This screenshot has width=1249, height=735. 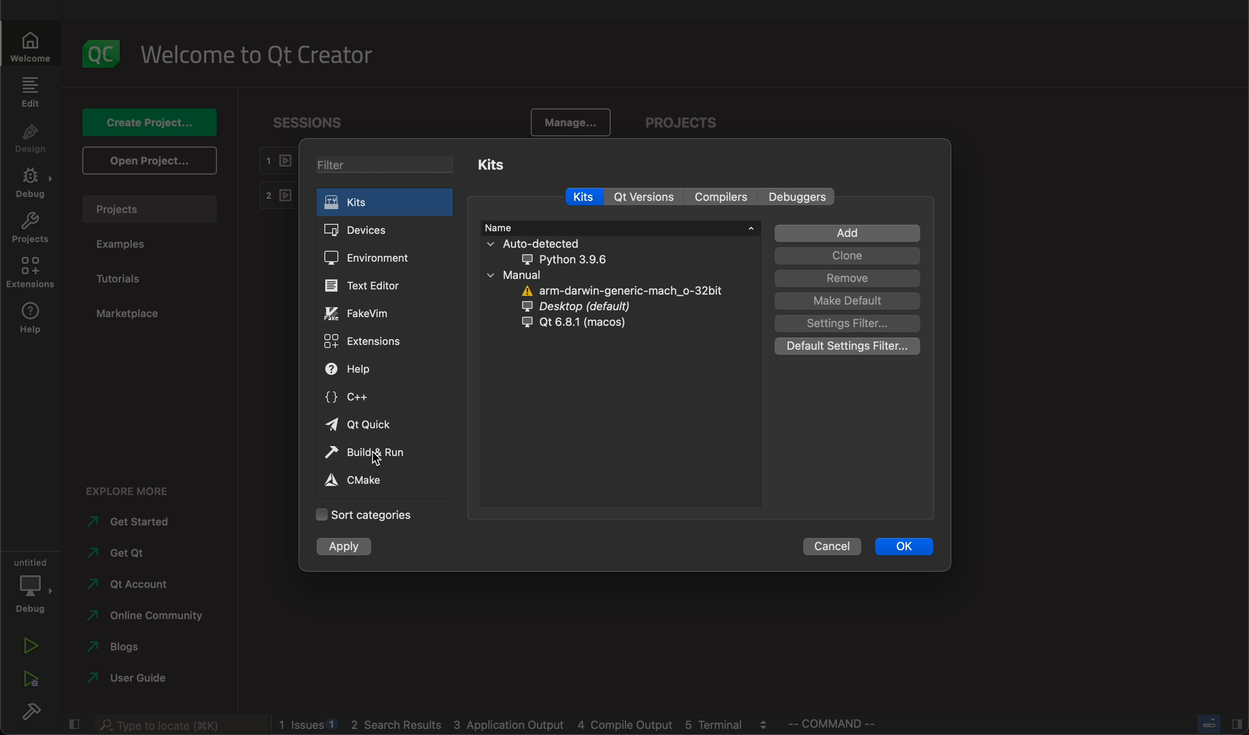 What do you see at coordinates (134, 522) in the screenshot?
I see `started` at bounding box center [134, 522].